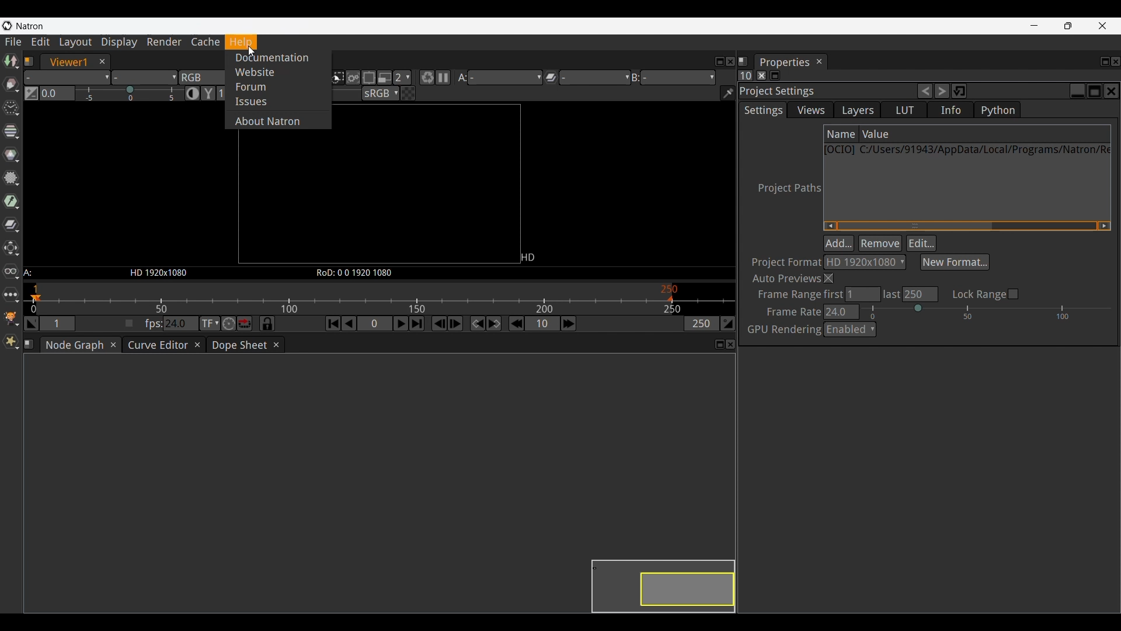 The image size is (1121, 631). What do you see at coordinates (494, 324) in the screenshot?
I see `Next keyframe` at bounding box center [494, 324].